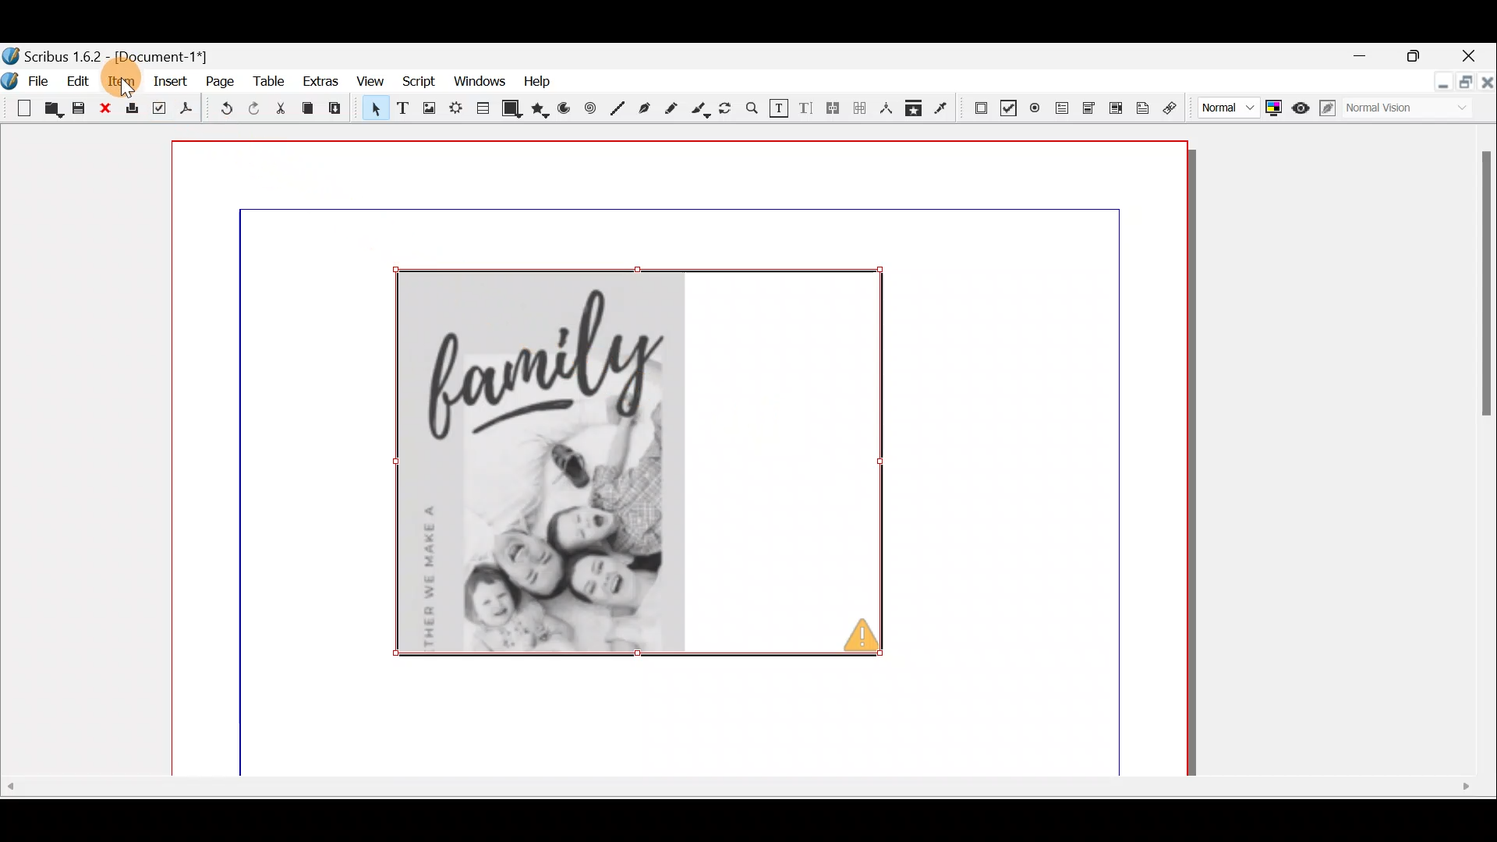  I want to click on Table, so click(268, 85).